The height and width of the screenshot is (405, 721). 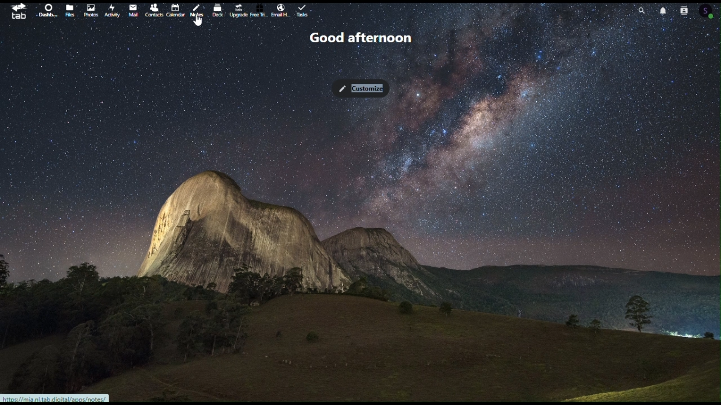 I want to click on Text, so click(x=358, y=36).